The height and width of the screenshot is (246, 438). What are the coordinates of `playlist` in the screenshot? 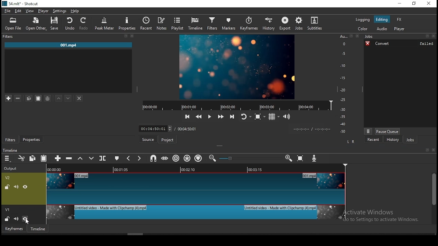 It's located at (178, 23).